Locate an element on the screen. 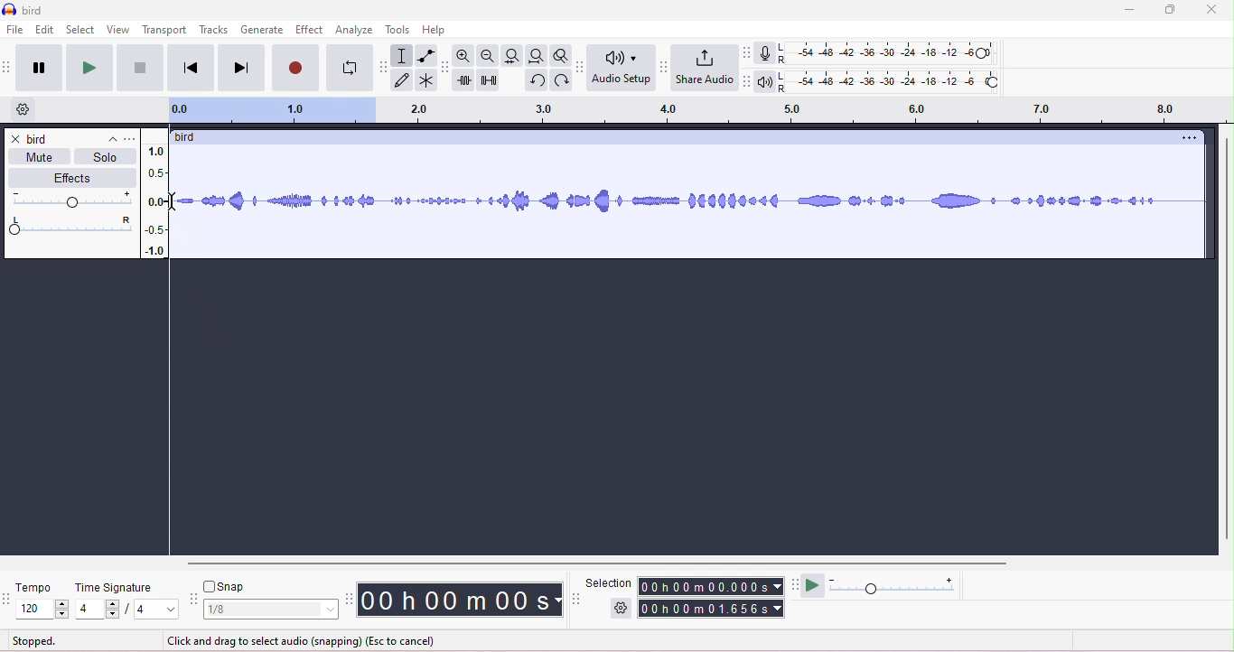 This screenshot has width=1234, height=652. click and drag to select audio (snapping) (Esc to cancel) is located at coordinates (295, 641).